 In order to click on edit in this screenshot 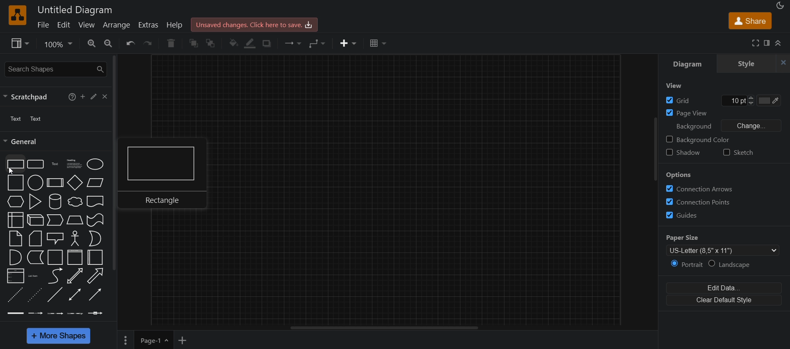, I will do `click(63, 25)`.